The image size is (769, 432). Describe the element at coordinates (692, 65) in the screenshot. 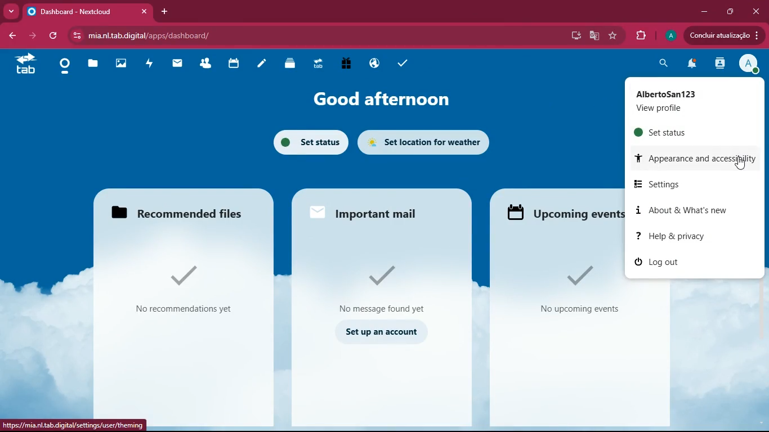

I see `notifications` at that location.